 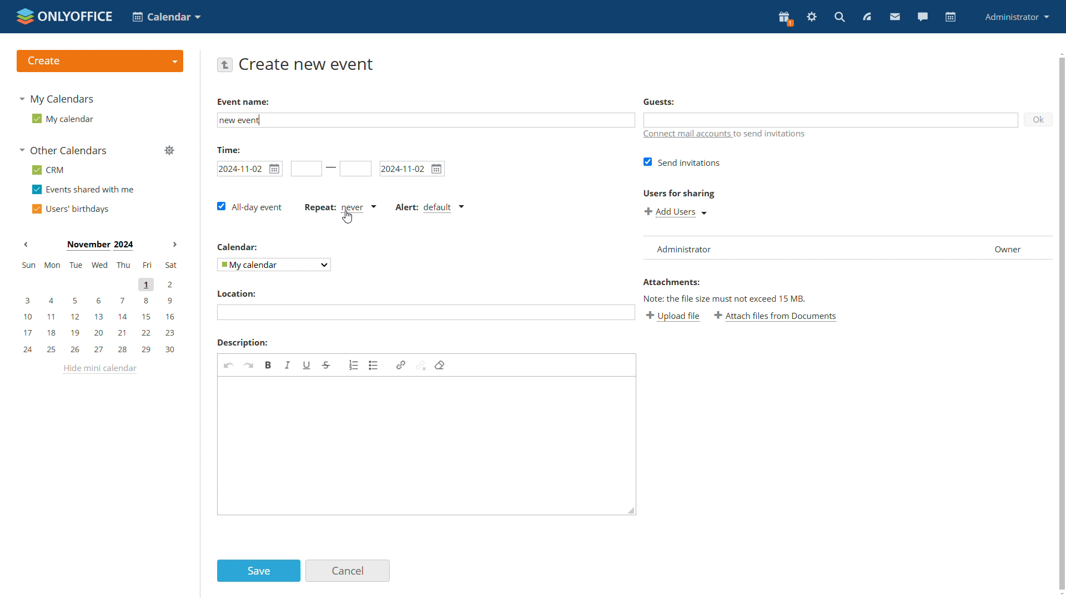 What do you see at coordinates (725, 298) in the screenshot?
I see `Note: the file size must not exceed 15 mb` at bounding box center [725, 298].